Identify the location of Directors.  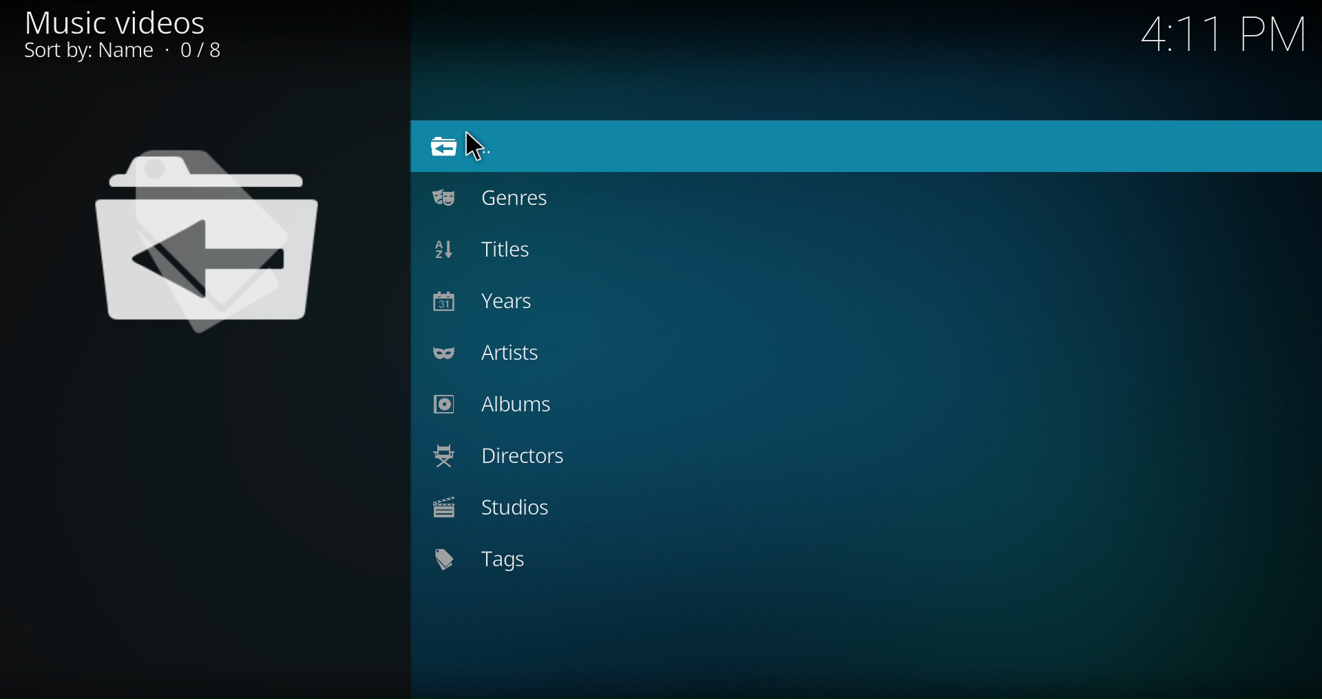
(532, 456).